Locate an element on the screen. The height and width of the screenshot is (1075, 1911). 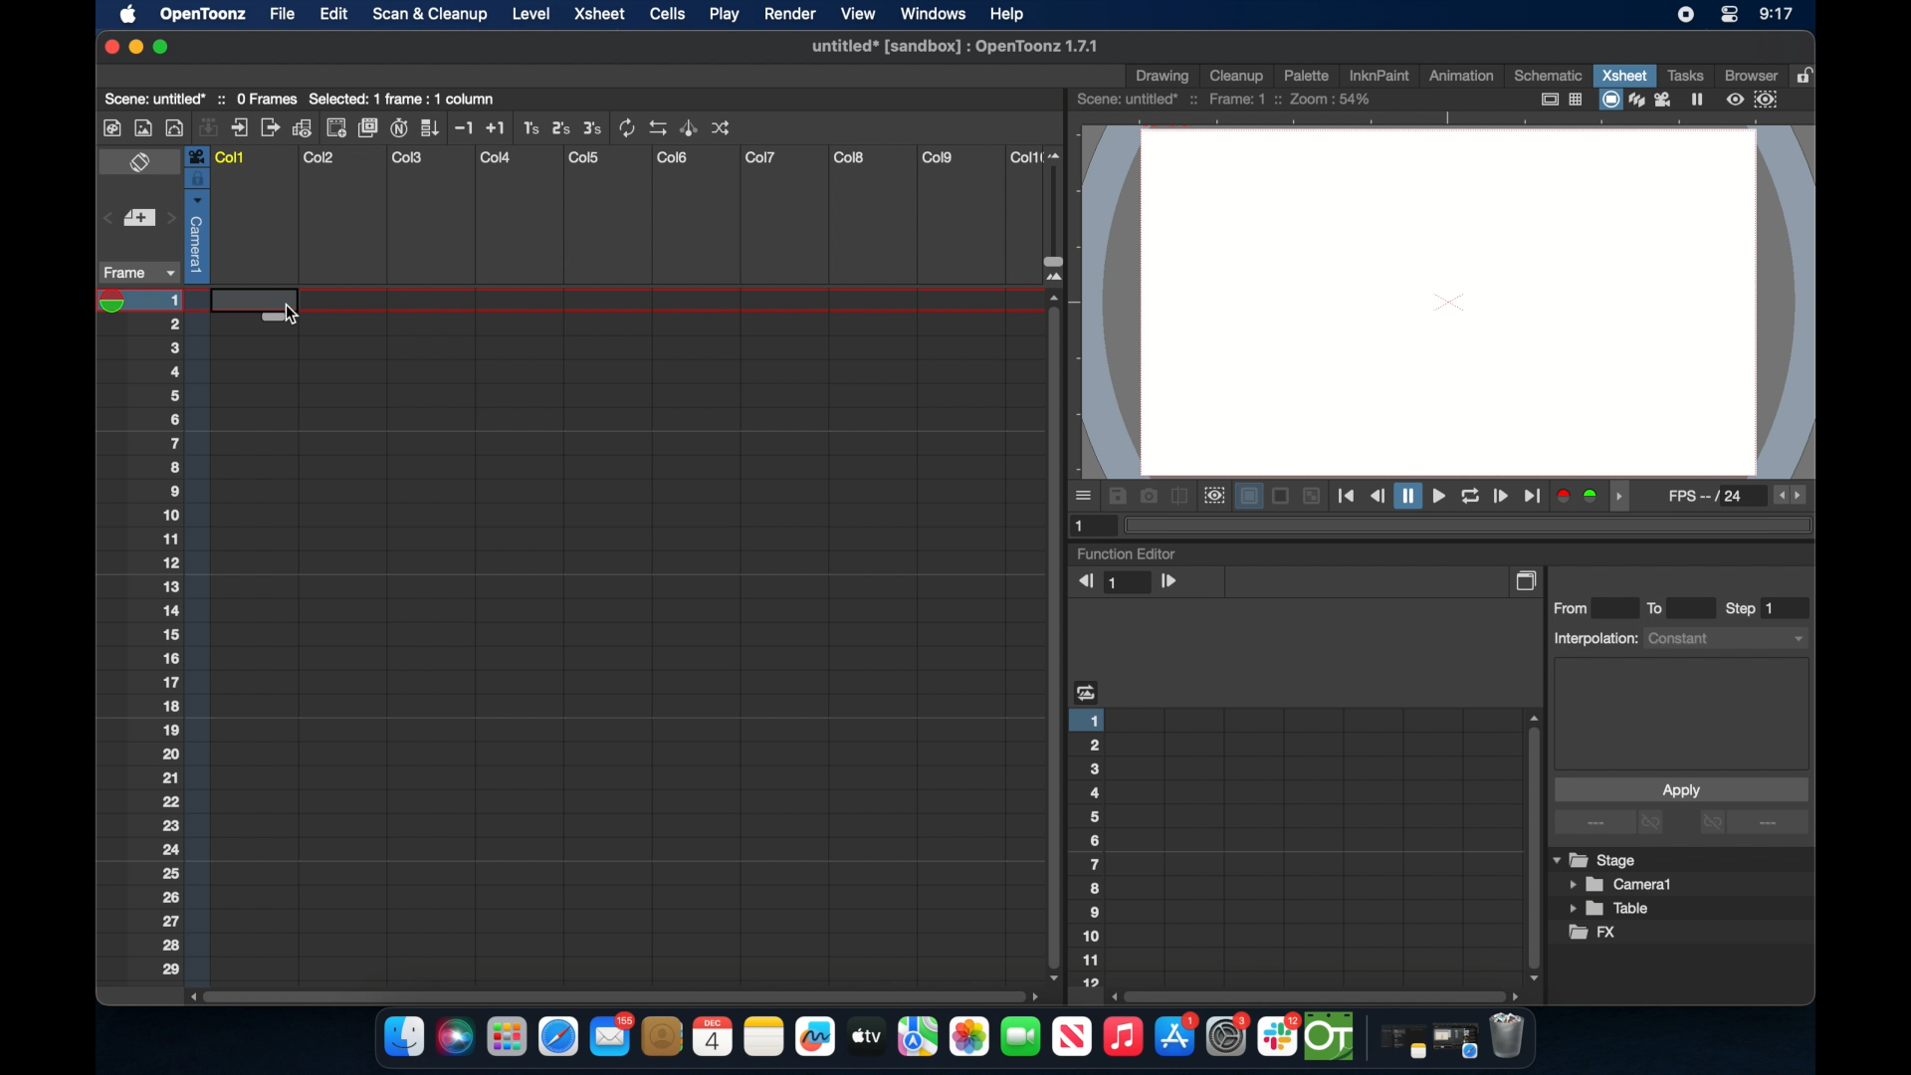
imaps is located at coordinates (918, 1037).